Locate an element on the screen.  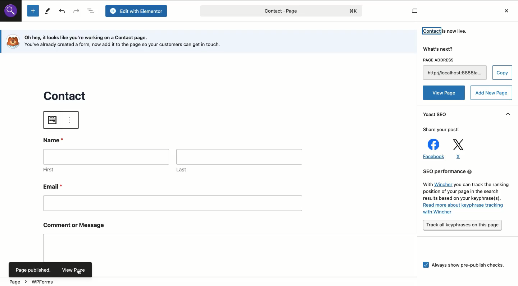
 Always show pre-publish checks. is located at coordinates (465, 267).